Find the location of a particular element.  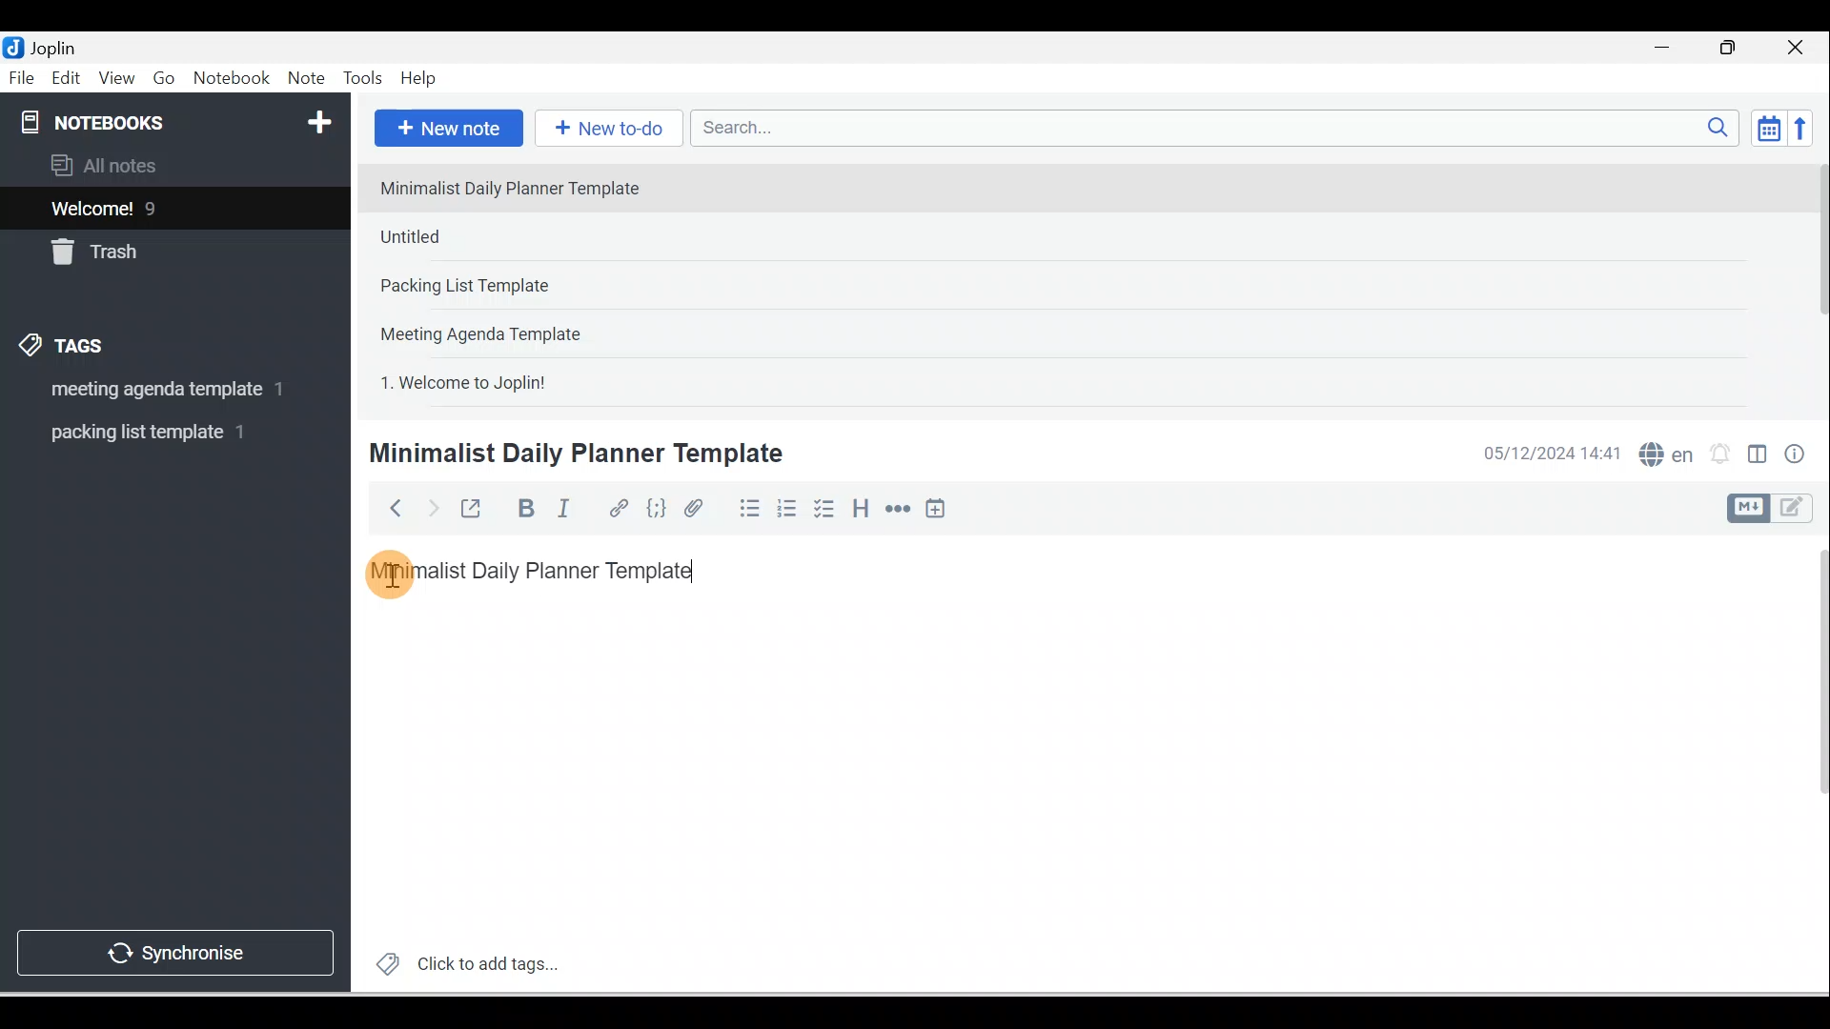

View is located at coordinates (116, 79).